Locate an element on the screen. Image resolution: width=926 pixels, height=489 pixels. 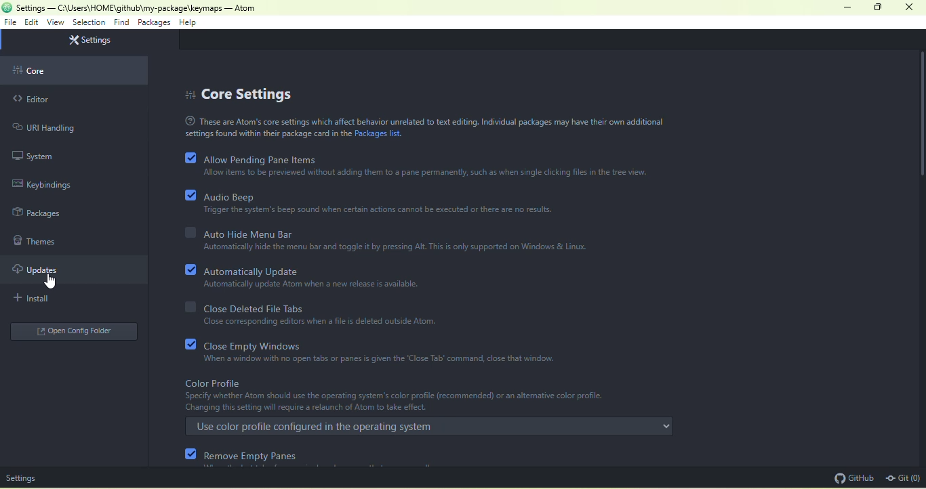
help is located at coordinates (190, 24).